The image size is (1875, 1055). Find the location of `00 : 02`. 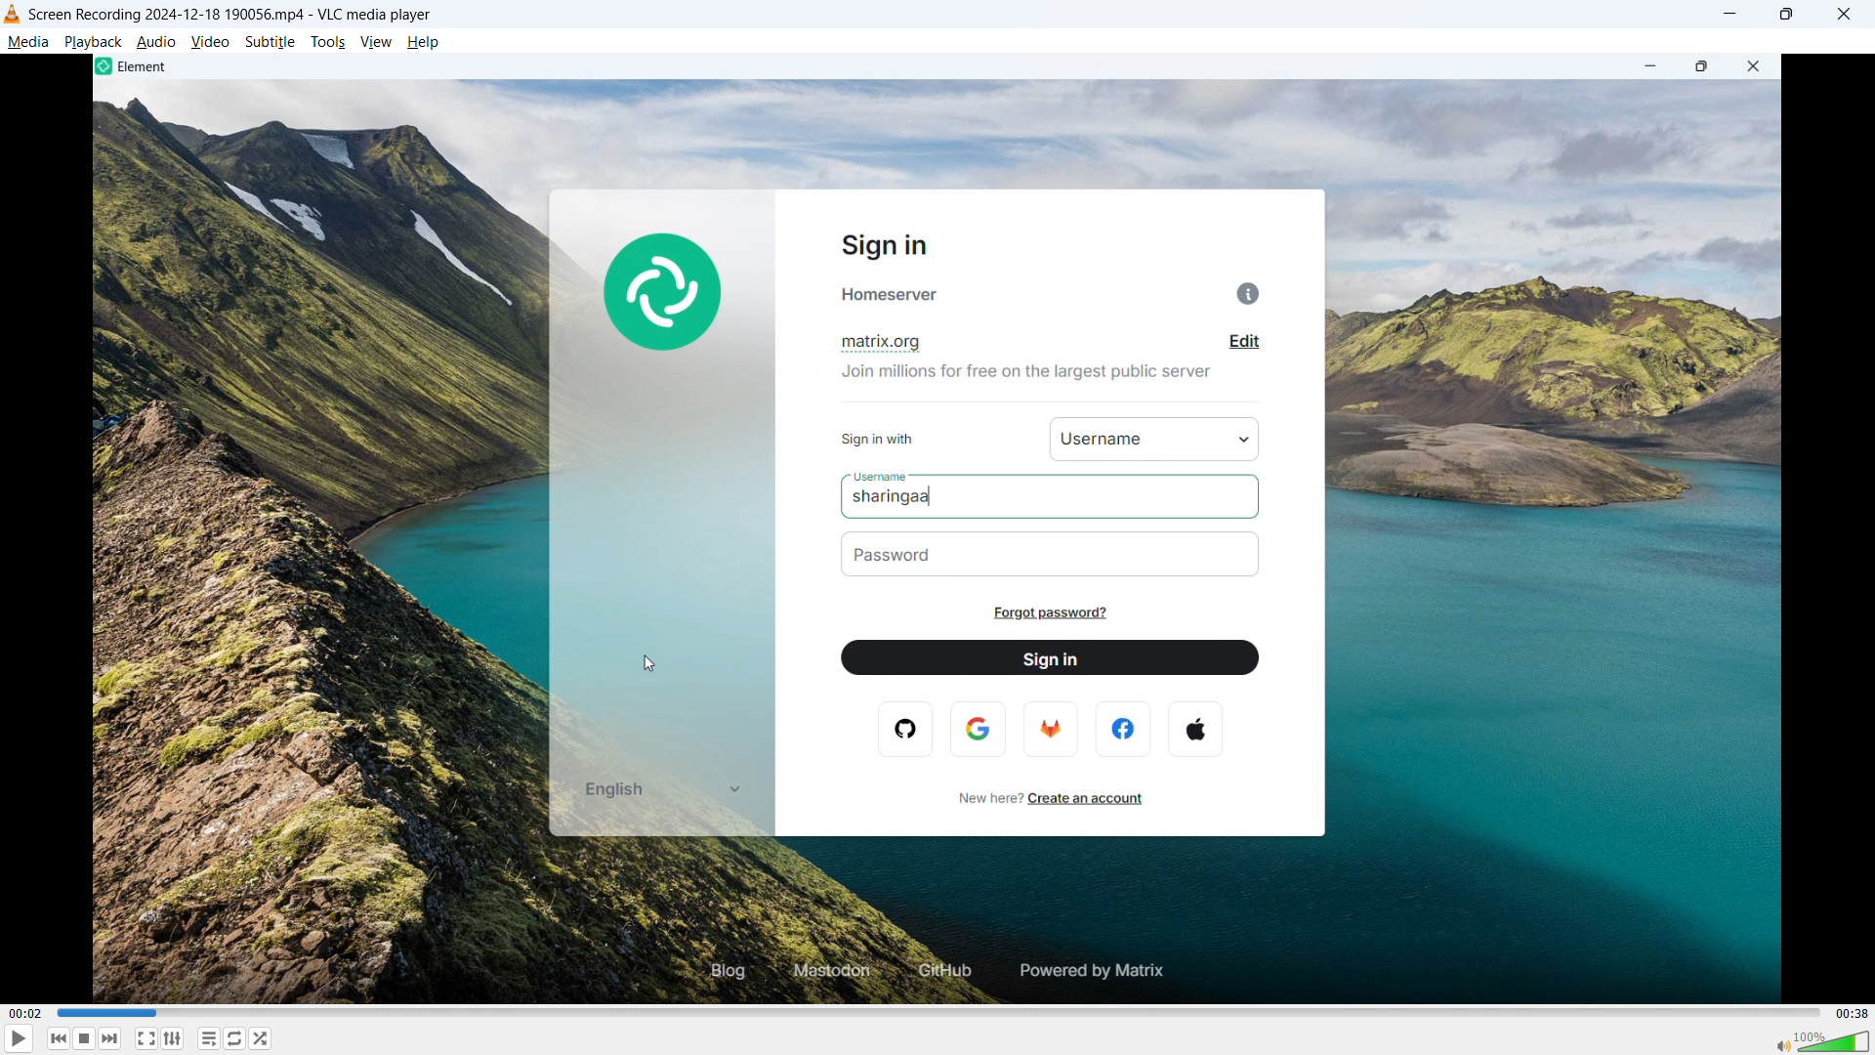

00 : 02 is located at coordinates (27, 1013).